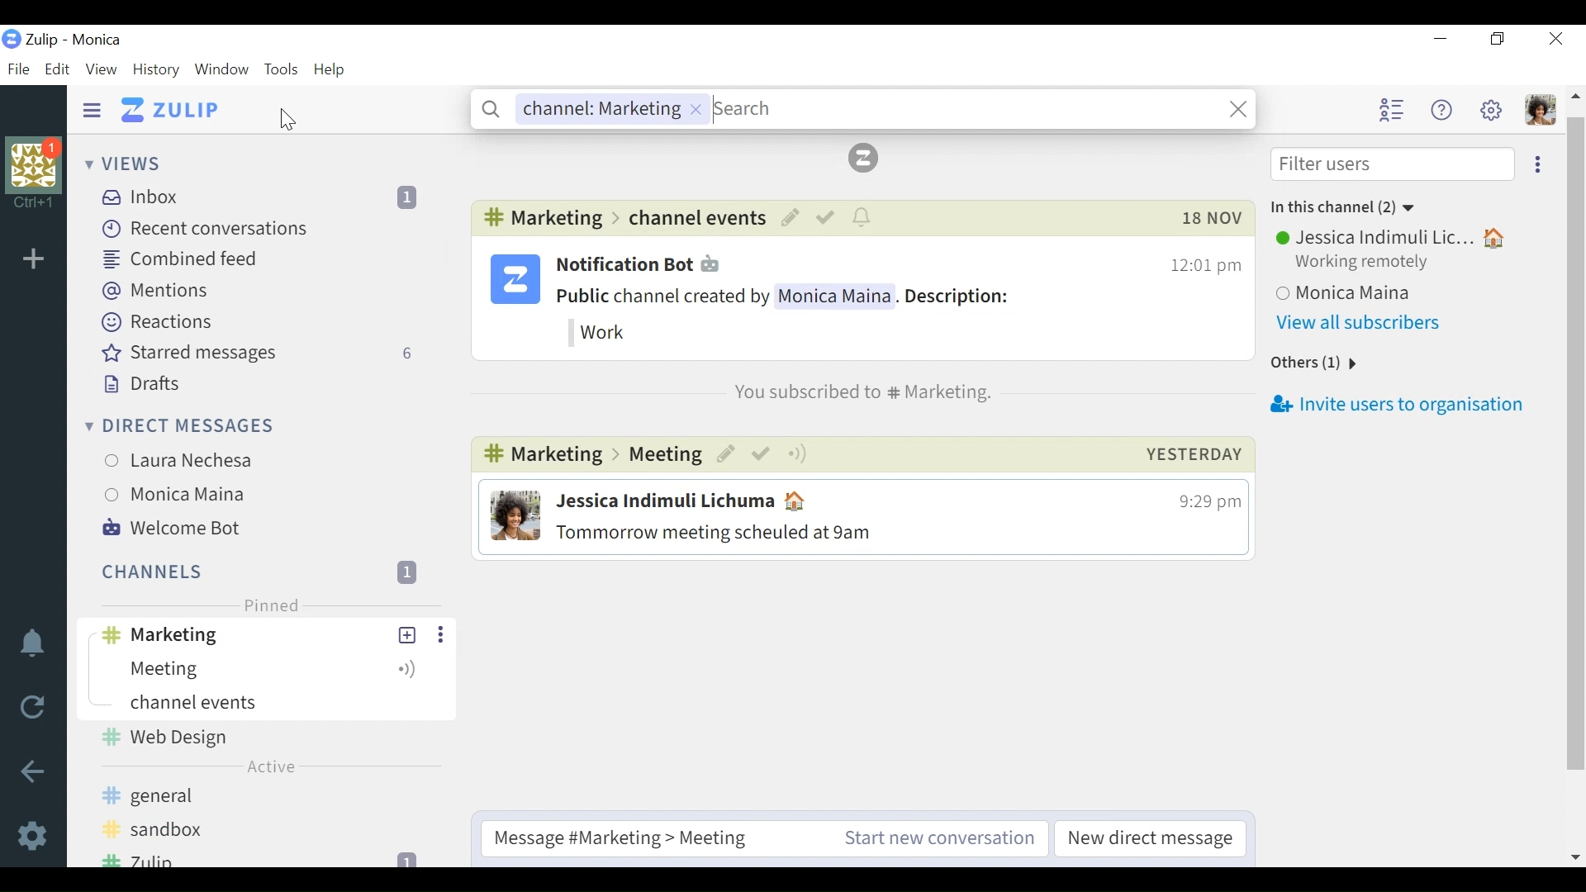 The image size is (1586, 892). Describe the element at coordinates (650, 835) in the screenshot. I see `Compose message` at that location.